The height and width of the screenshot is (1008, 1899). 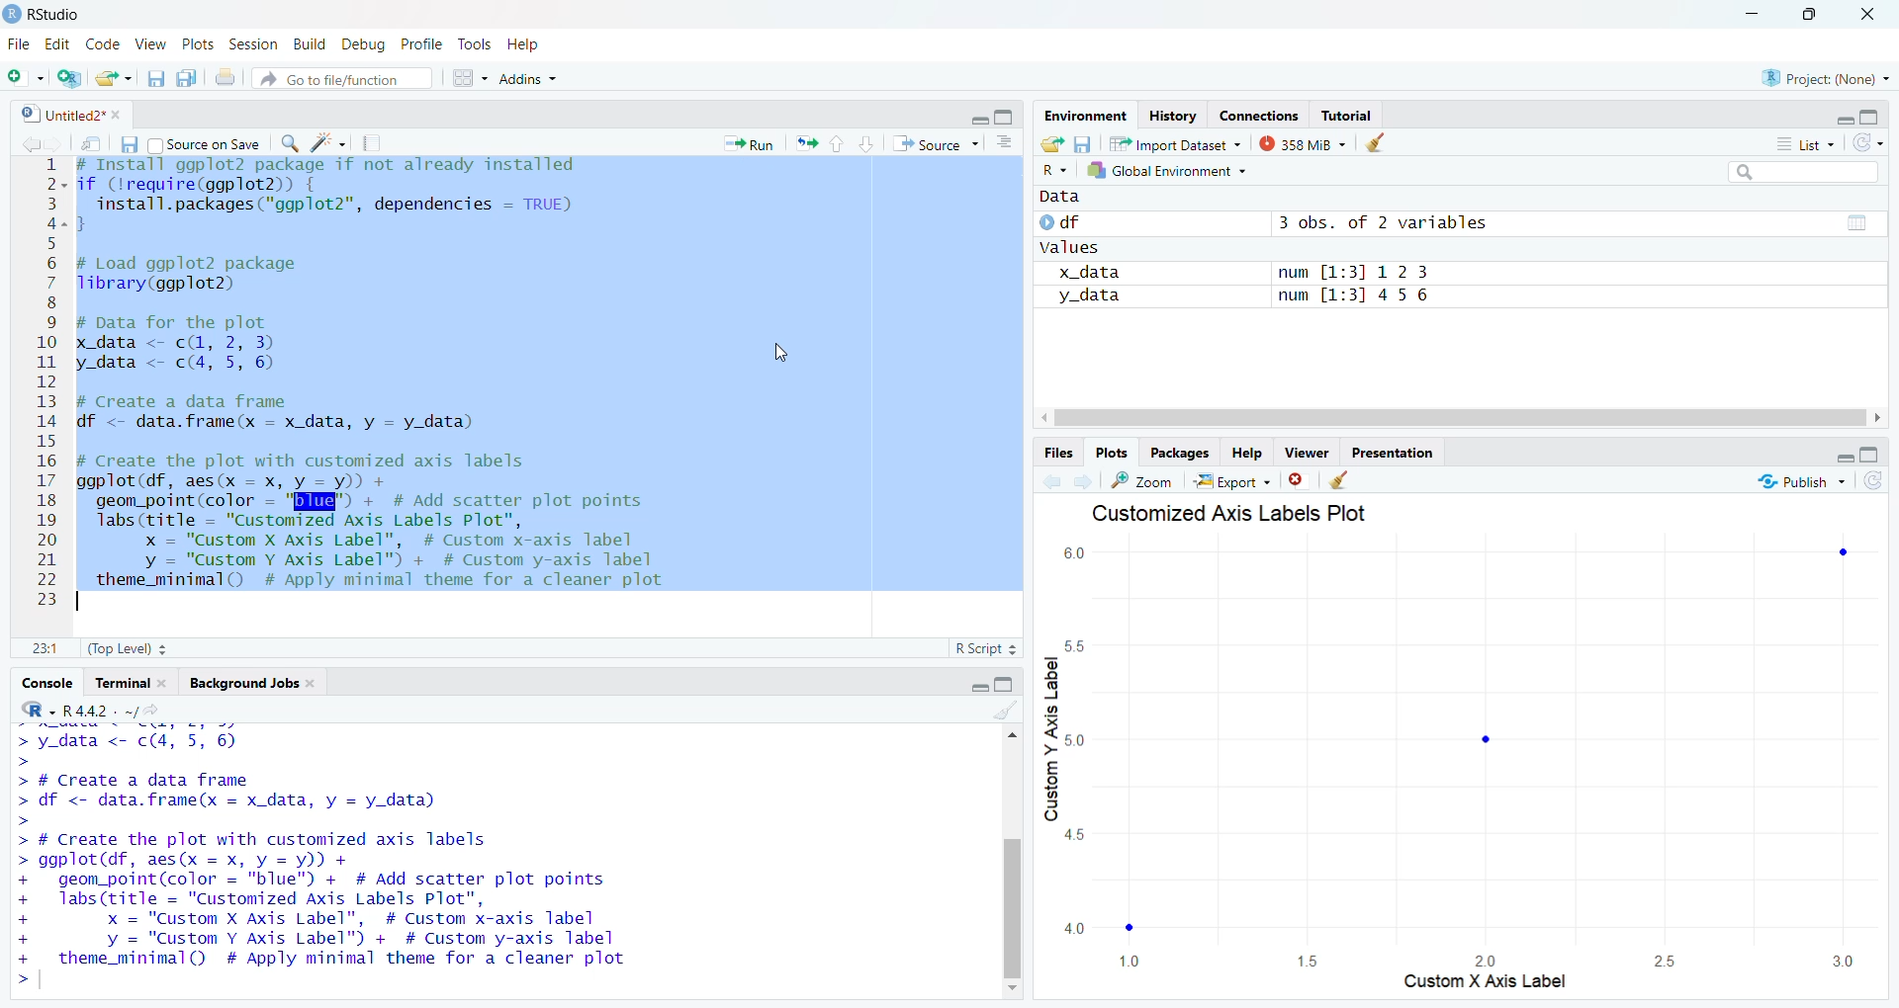 What do you see at coordinates (1802, 144) in the screenshot?
I see `List -` at bounding box center [1802, 144].